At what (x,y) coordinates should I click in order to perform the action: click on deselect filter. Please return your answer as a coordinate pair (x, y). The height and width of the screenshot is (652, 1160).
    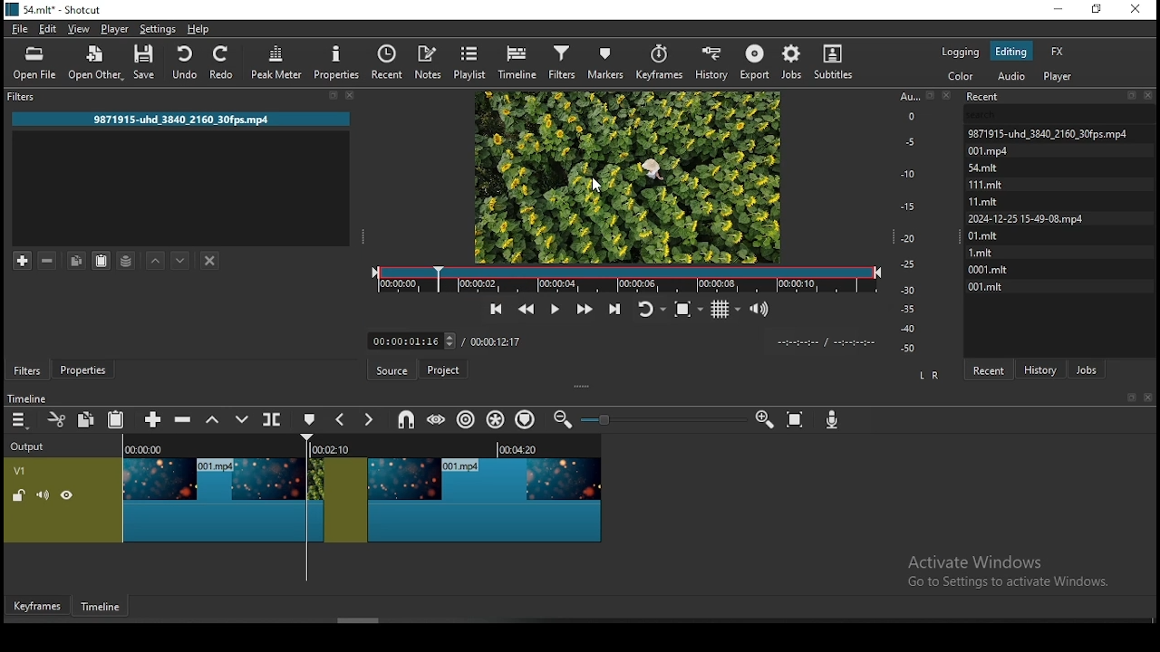
    Looking at the image, I should click on (211, 262).